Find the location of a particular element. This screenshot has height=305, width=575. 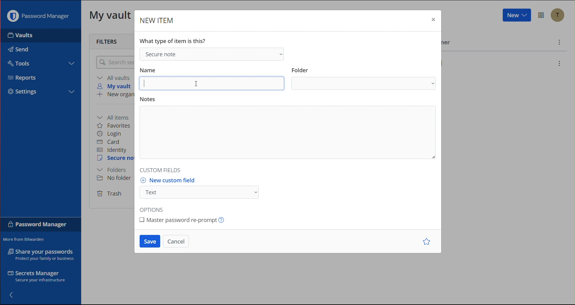

Identity is located at coordinates (112, 150).